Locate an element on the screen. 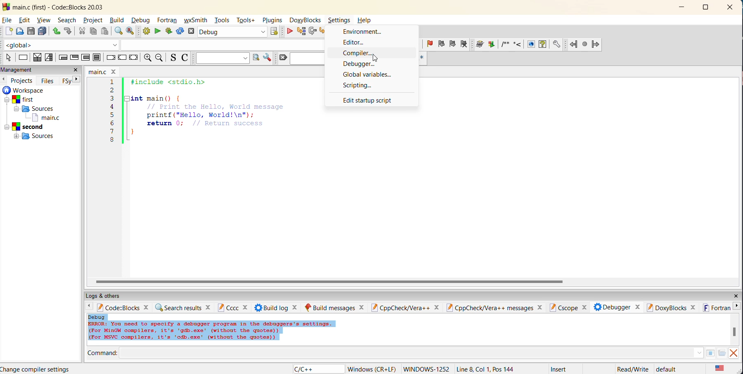  Help is located at coordinates (366, 20).